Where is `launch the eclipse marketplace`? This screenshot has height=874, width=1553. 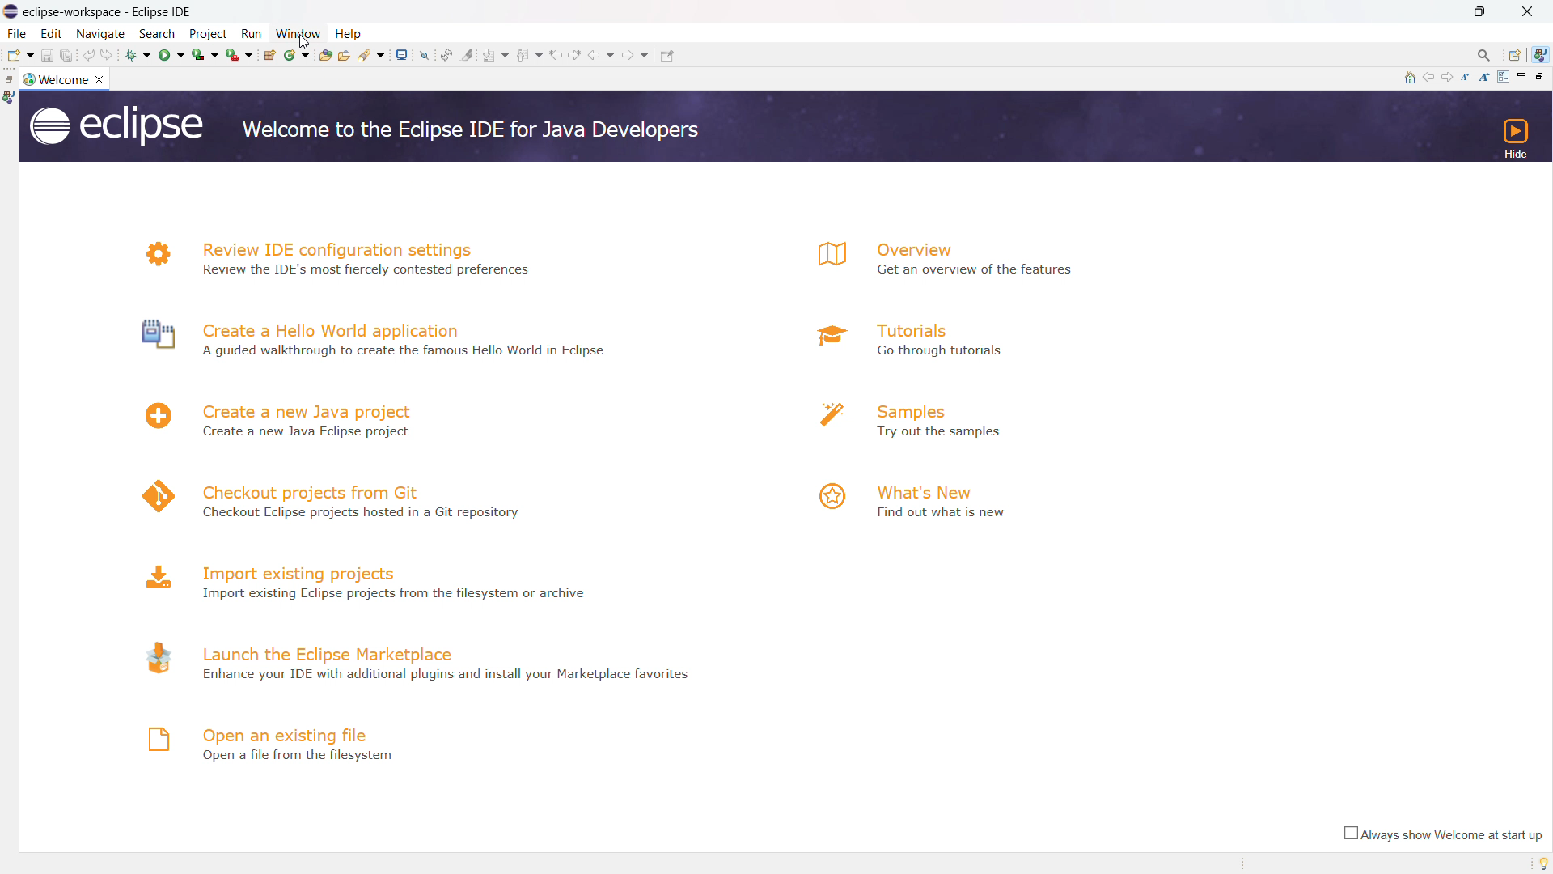 launch the eclipse marketplace is located at coordinates (328, 651).